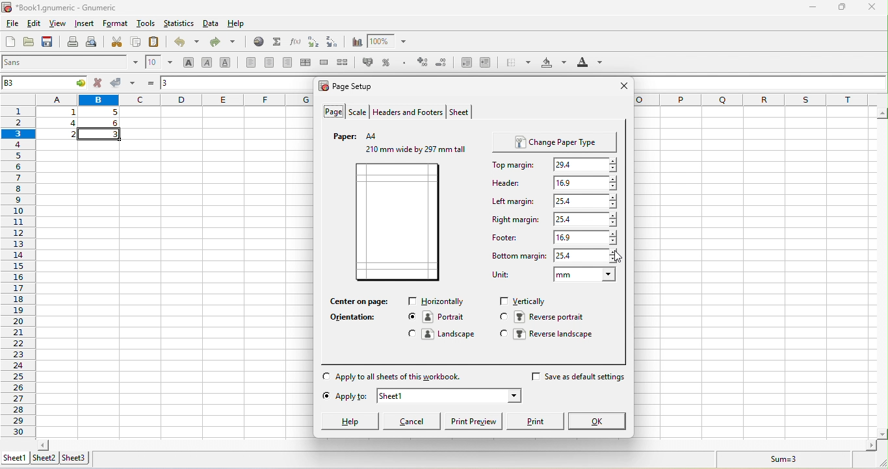 Image resolution: width=888 pixels, height=469 pixels. What do you see at coordinates (412, 422) in the screenshot?
I see `cancel` at bounding box center [412, 422].